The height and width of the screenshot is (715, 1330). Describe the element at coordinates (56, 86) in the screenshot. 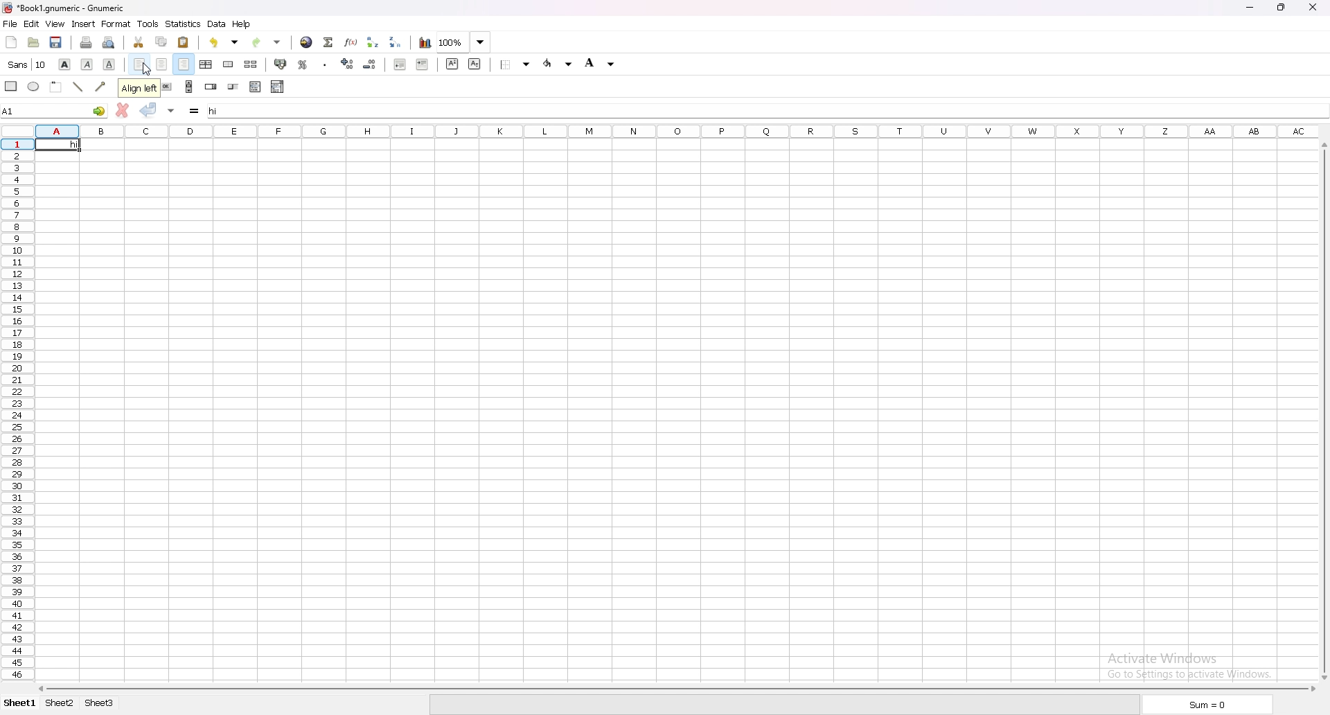

I see `frame` at that location.